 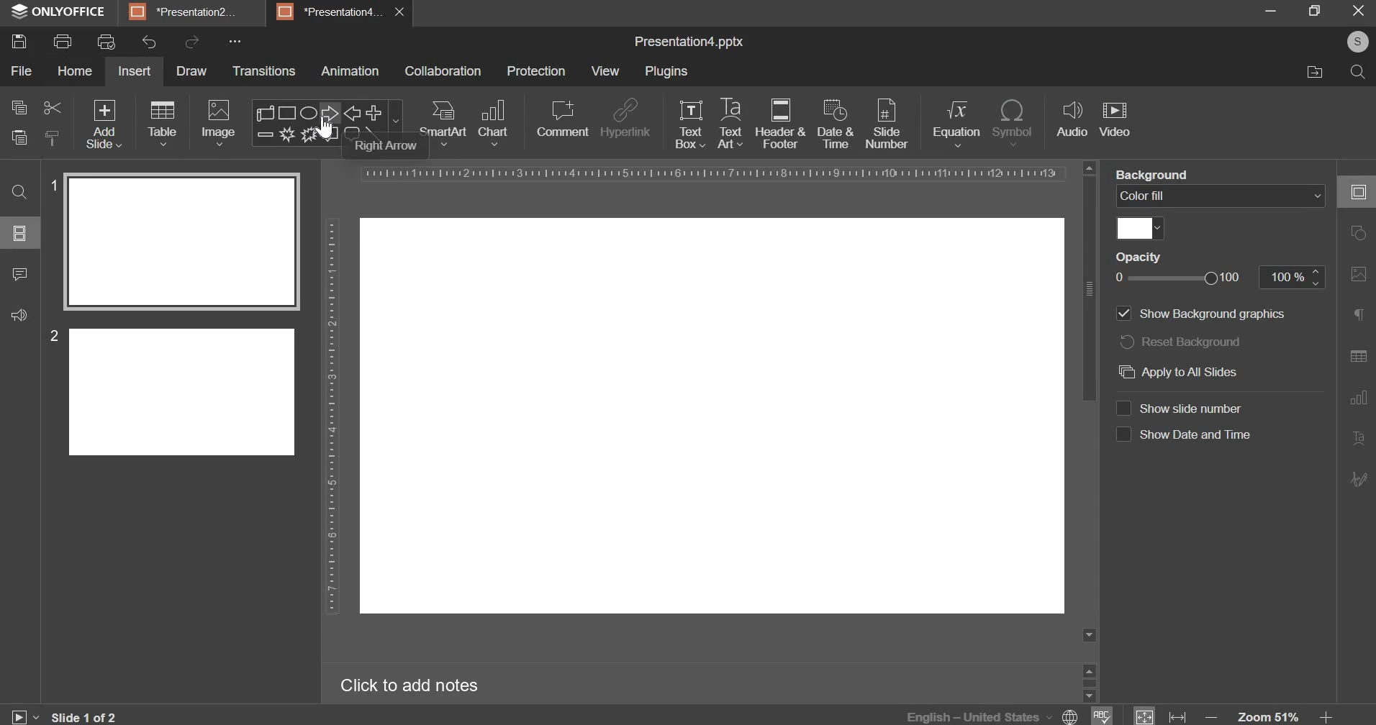 What do you see at coordinates (217, 123) in the screenshot?
I see `image` at bounding box center [217, 123].